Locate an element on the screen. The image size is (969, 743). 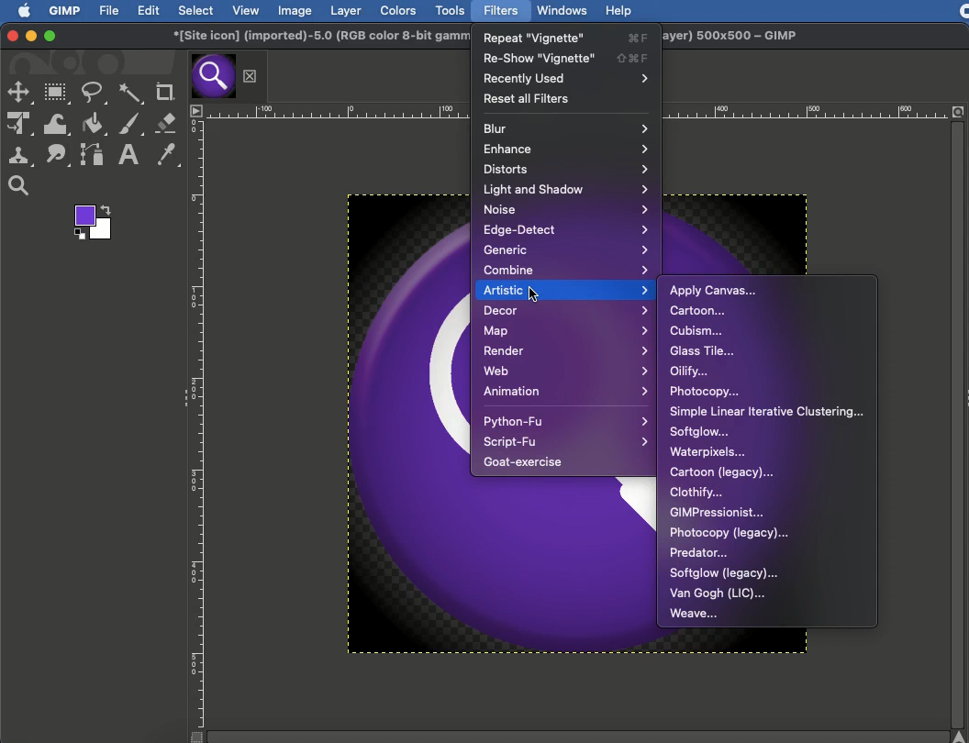
Light and shadow is located at coordinates (566, 190).